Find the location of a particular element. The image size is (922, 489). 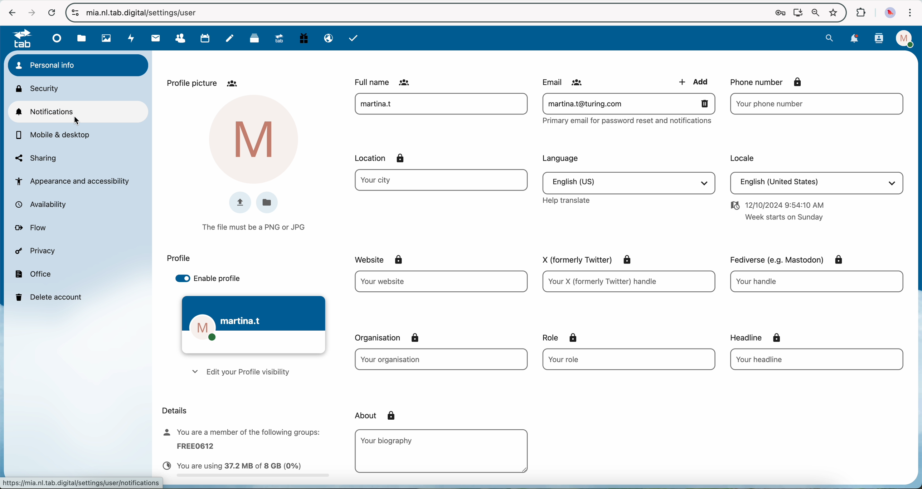

biography is located at coordinates (442, 453).